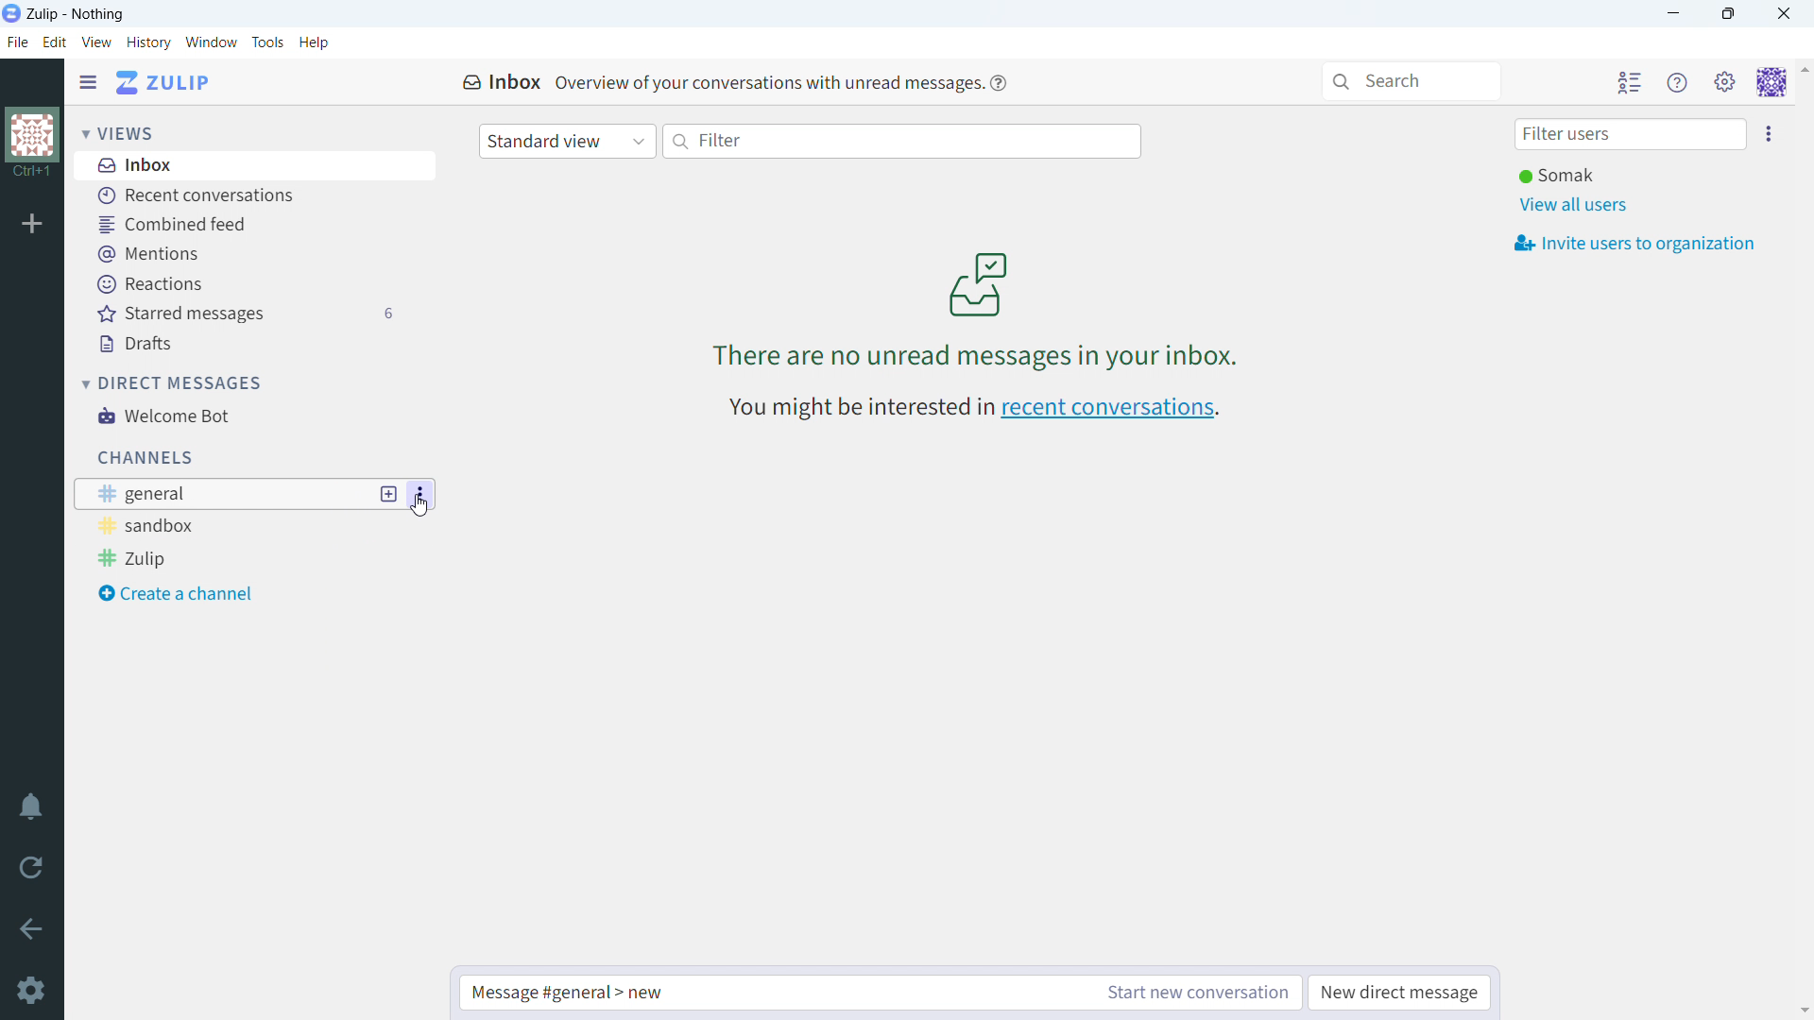 Image resolution: width=1814 pixels, height=1020 pixels. Describe the element at coordinates (389, 494) in the screenshot. I see `new topic` at that location.